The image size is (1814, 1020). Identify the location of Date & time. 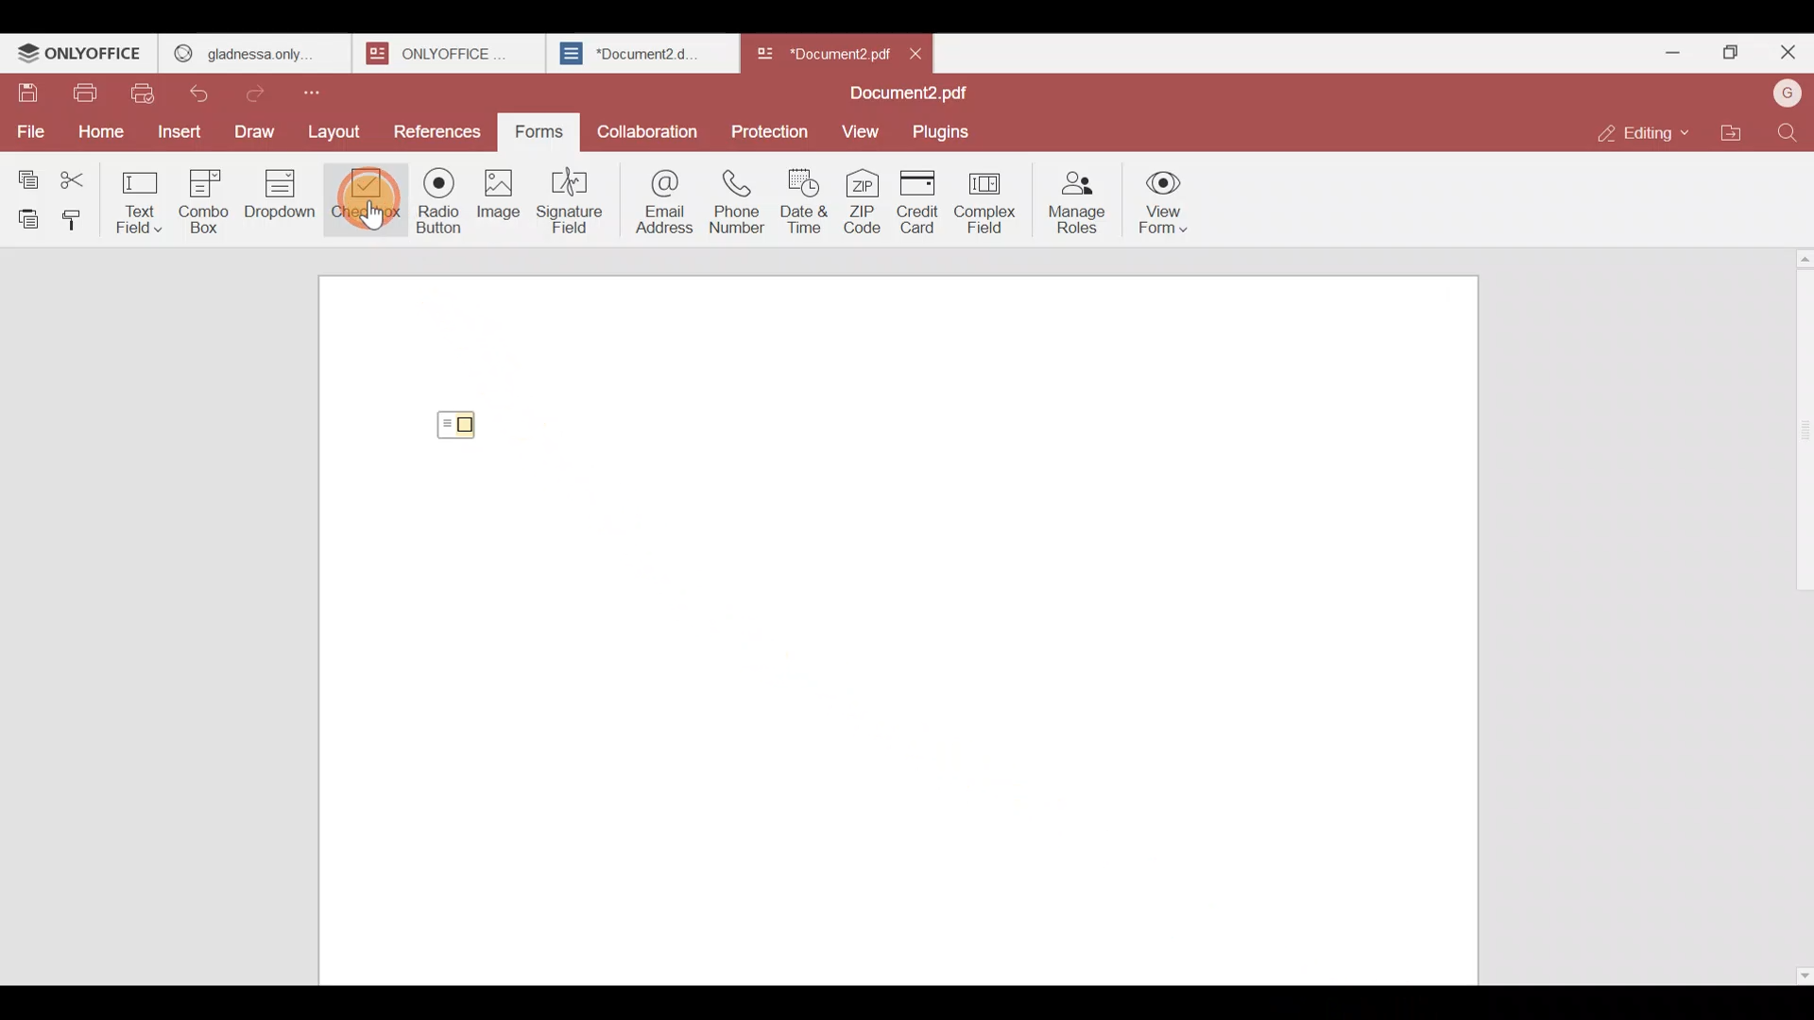
(809, 201).